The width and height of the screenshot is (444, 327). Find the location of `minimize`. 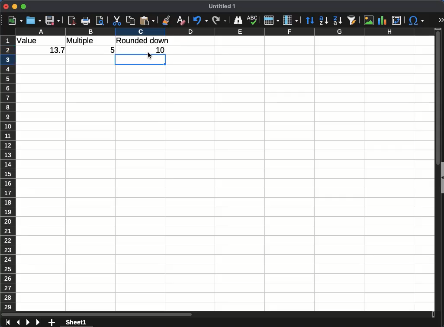

minimize is located at coordinates (15, 7).